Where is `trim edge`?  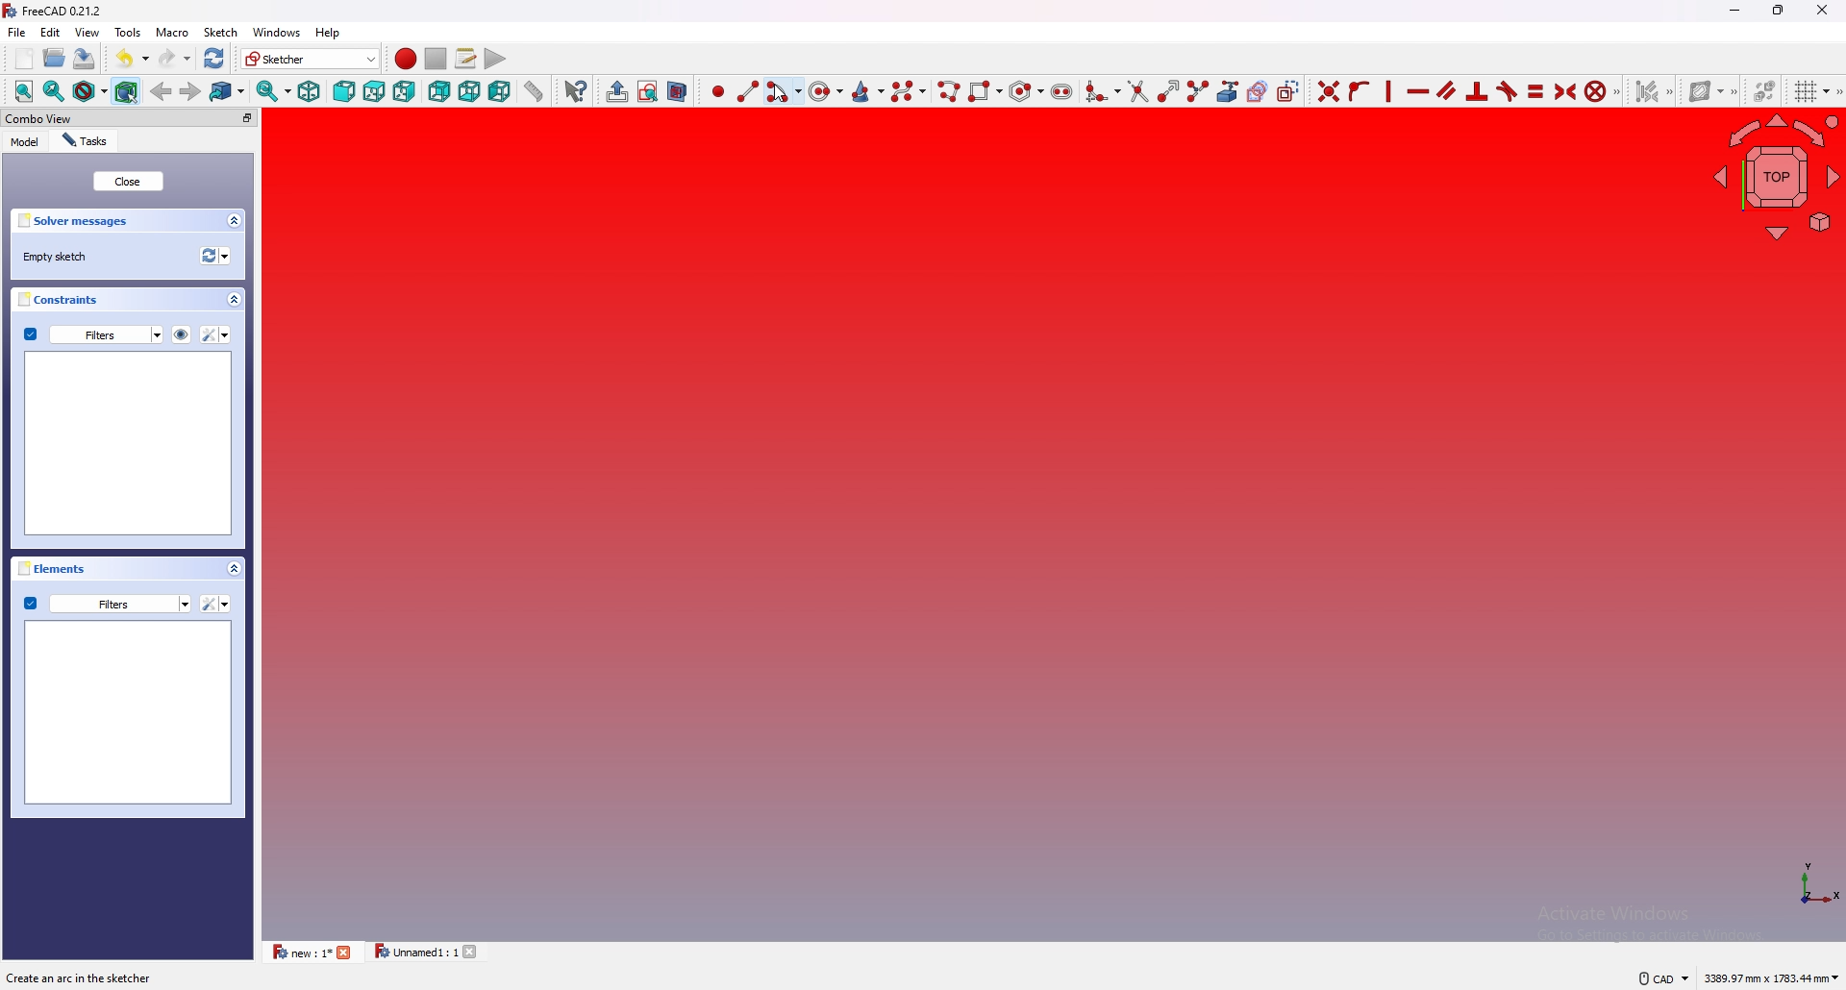
trim edge is located at coordinates (1136, 90).